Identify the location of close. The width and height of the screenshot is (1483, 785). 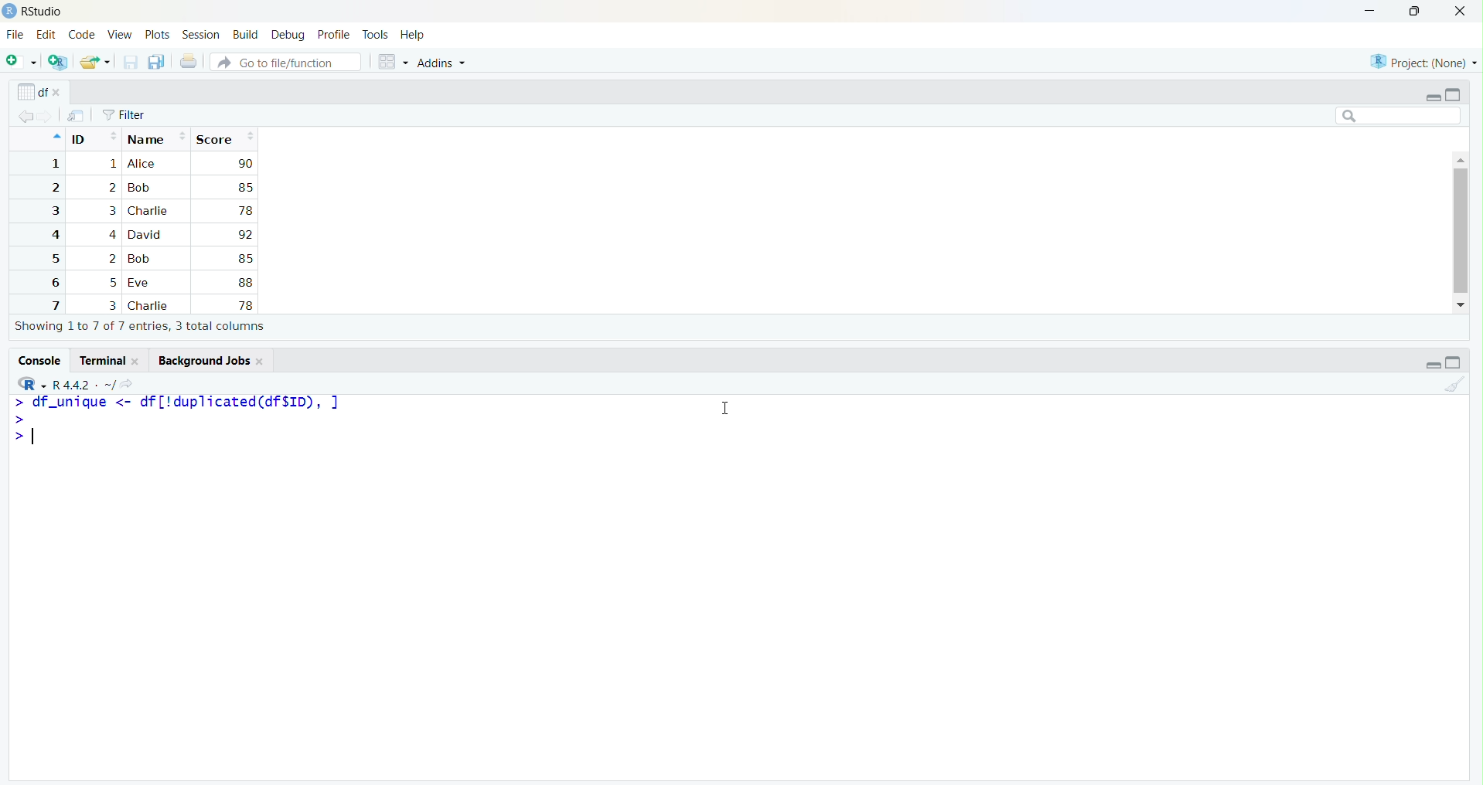
(261, 361).